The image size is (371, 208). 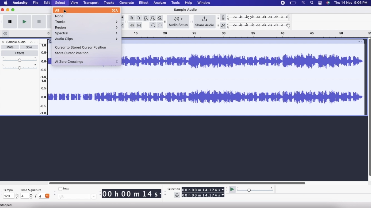 What do you see at coordinates (87, 39) in the screenshot?
I see `Audio Clips` at bounding box center [87, 39].